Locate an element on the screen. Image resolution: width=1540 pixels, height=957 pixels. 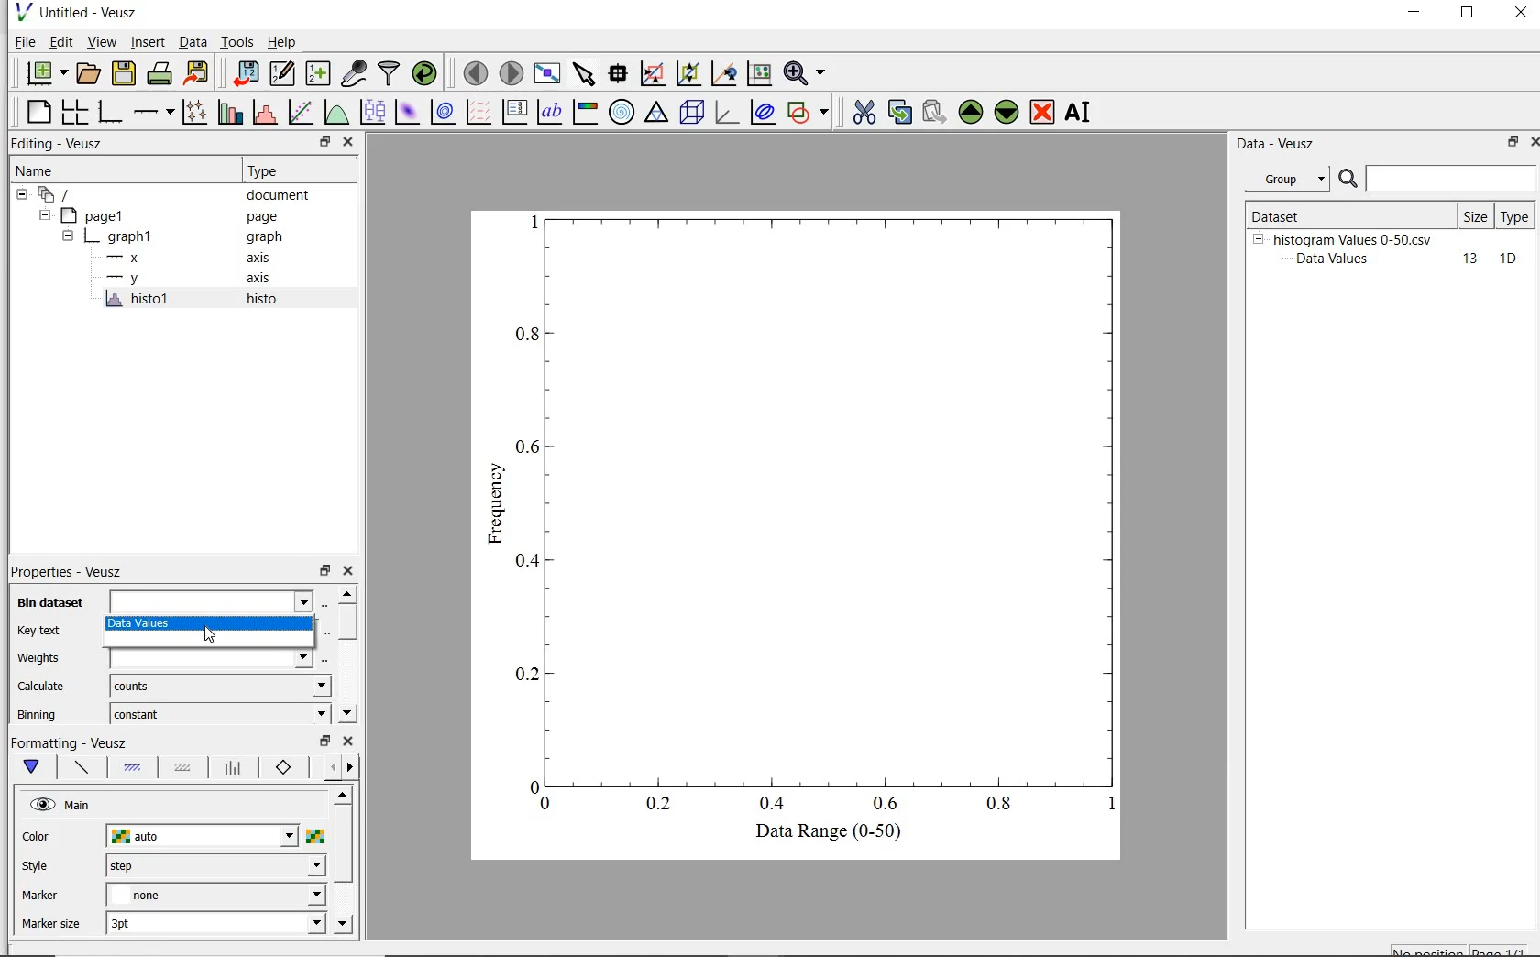
arrange graphs in a grid  is located at coordinates (77, 109).